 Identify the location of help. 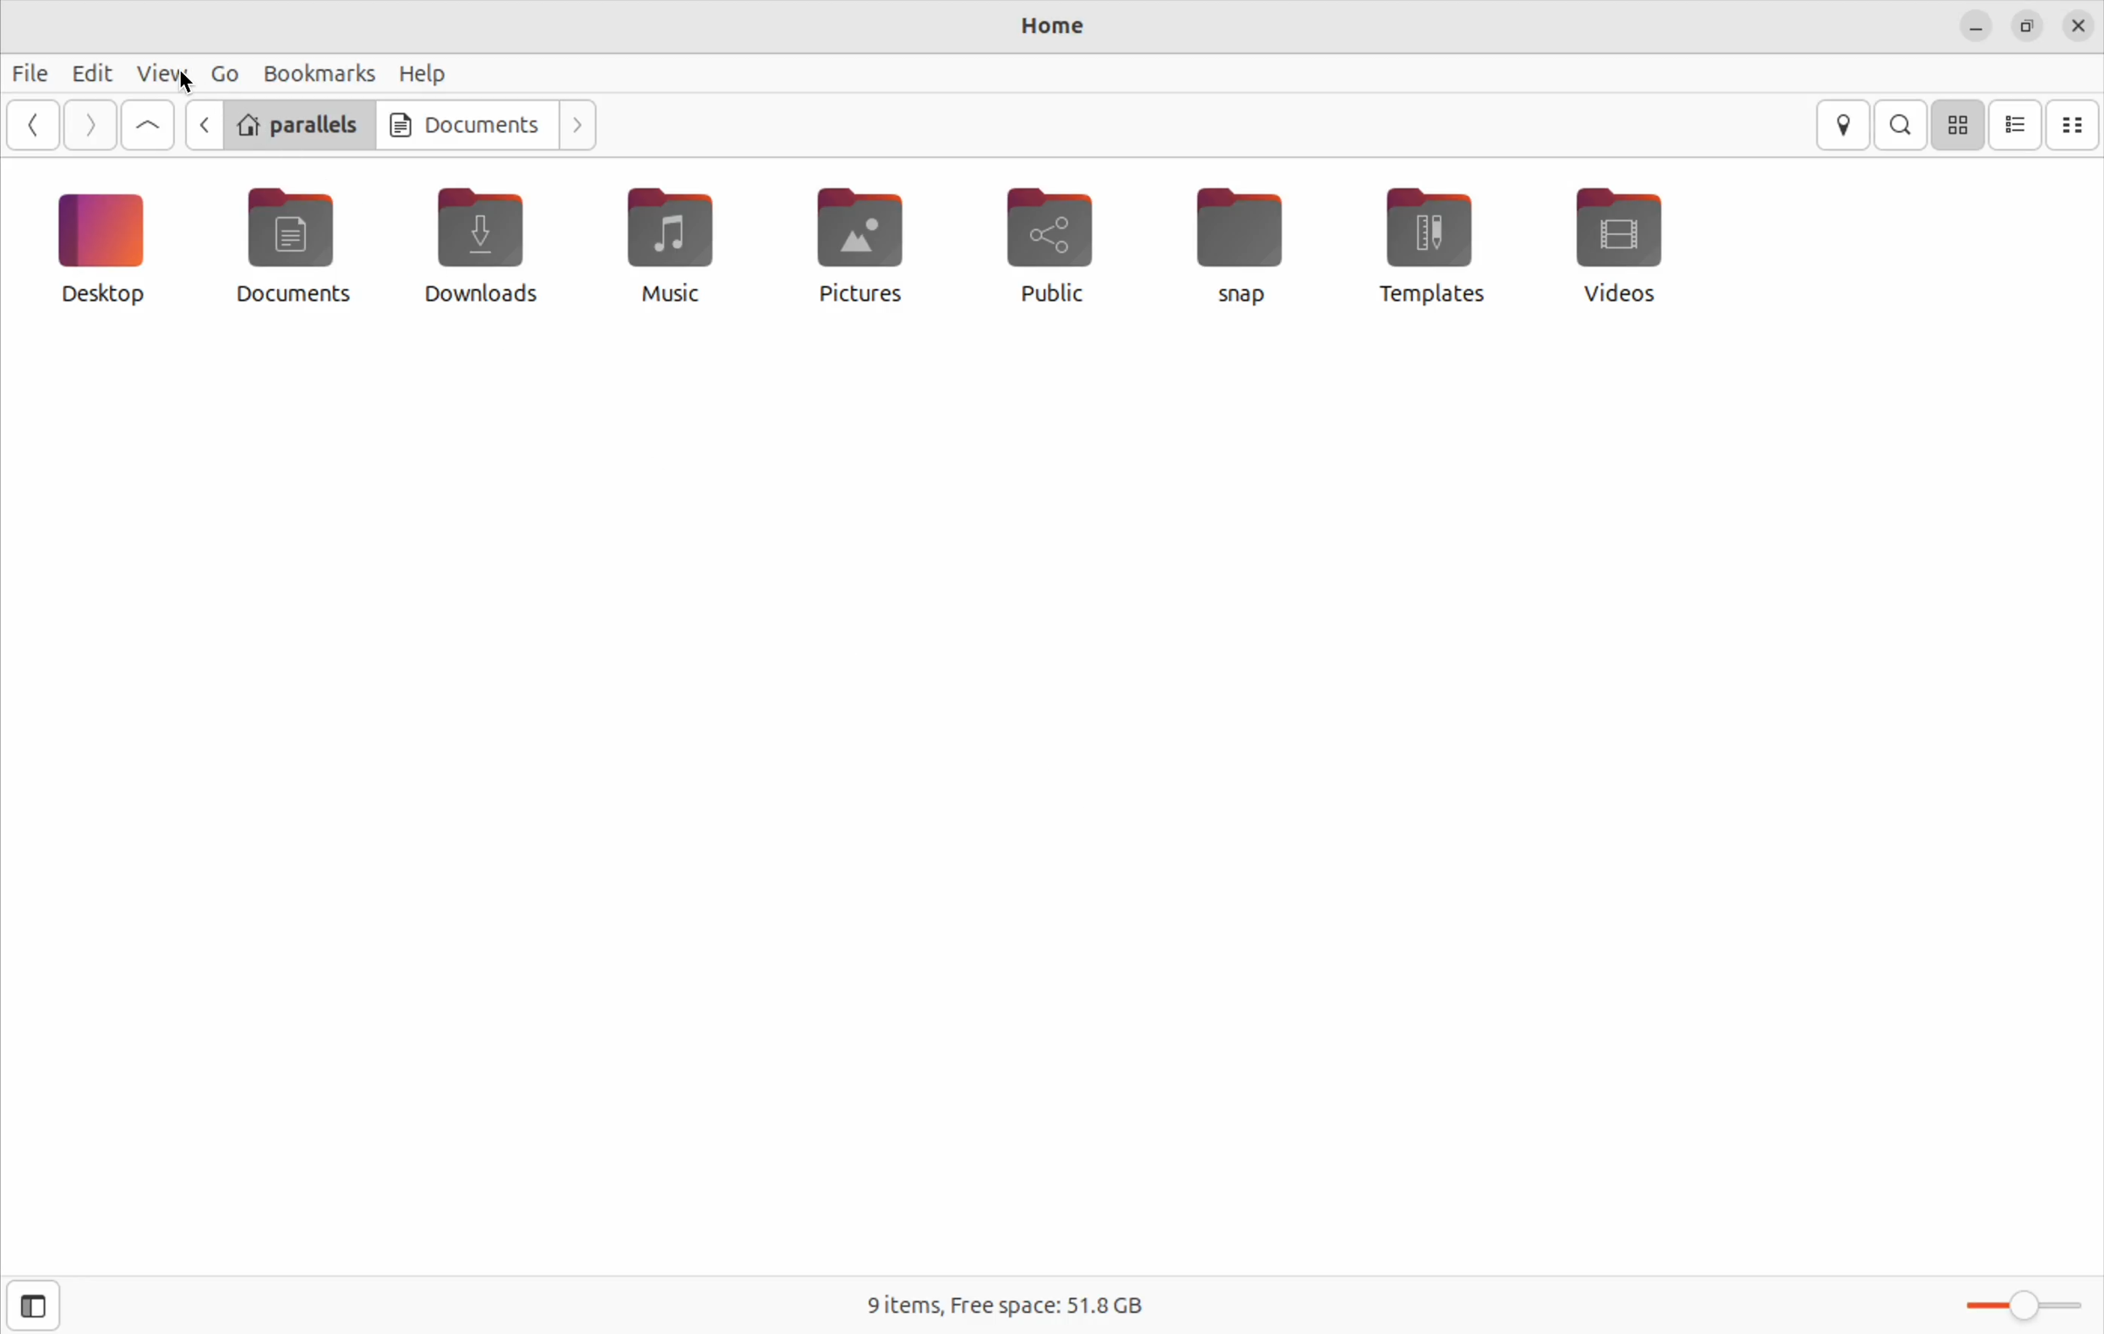
(426, 73).